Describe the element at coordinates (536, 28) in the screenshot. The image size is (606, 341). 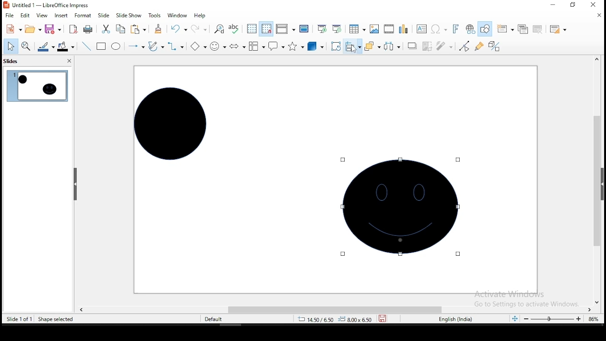
I see `delete slide` at that location.